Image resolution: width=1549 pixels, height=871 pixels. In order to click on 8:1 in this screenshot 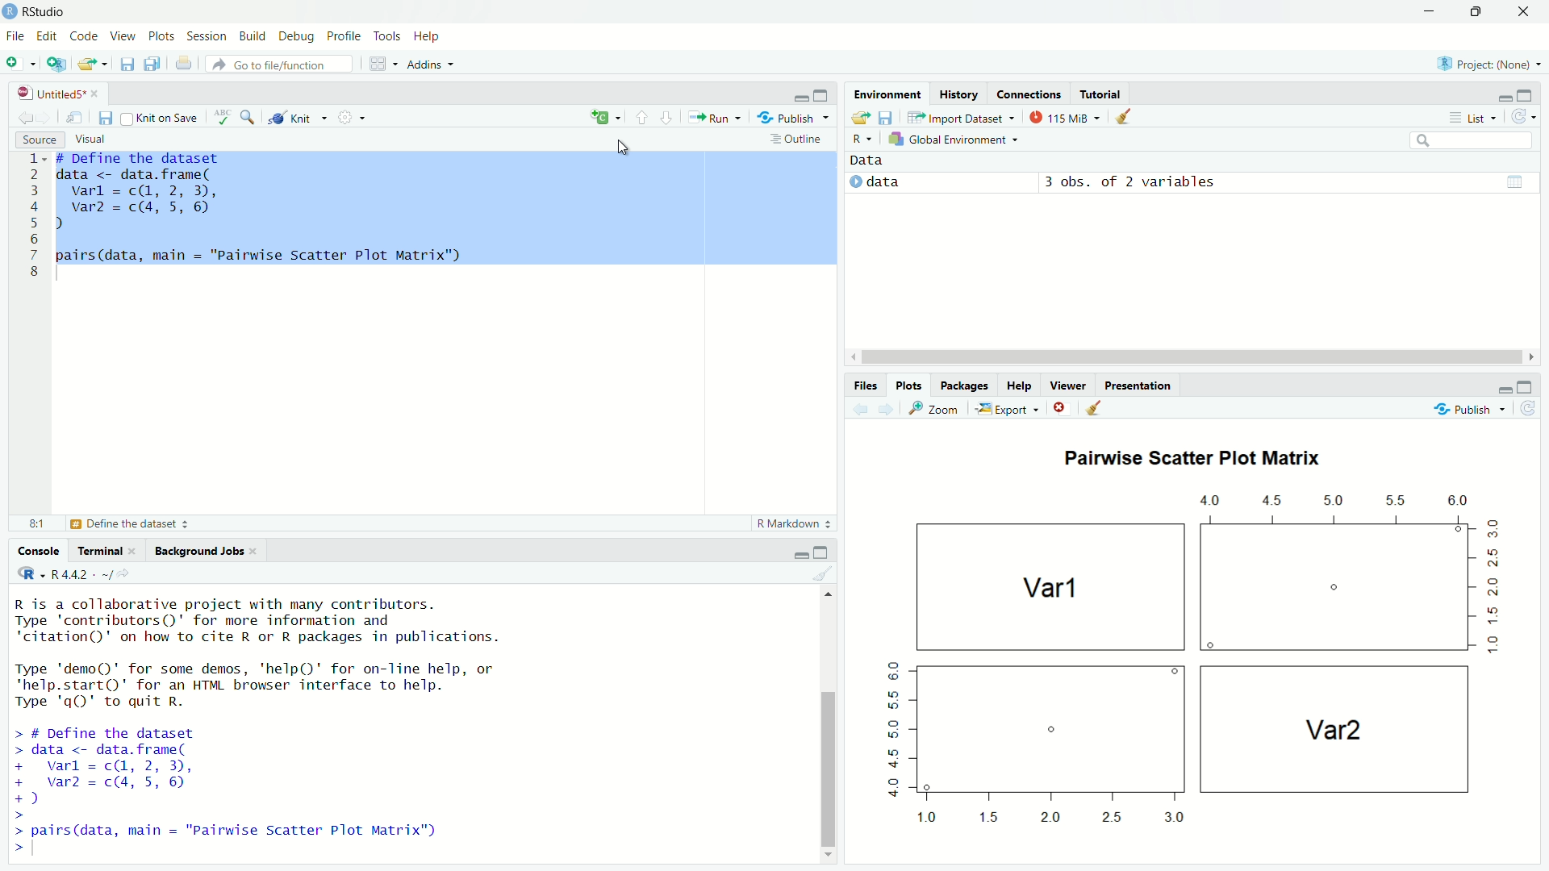, I will do `click(38, 523)`.